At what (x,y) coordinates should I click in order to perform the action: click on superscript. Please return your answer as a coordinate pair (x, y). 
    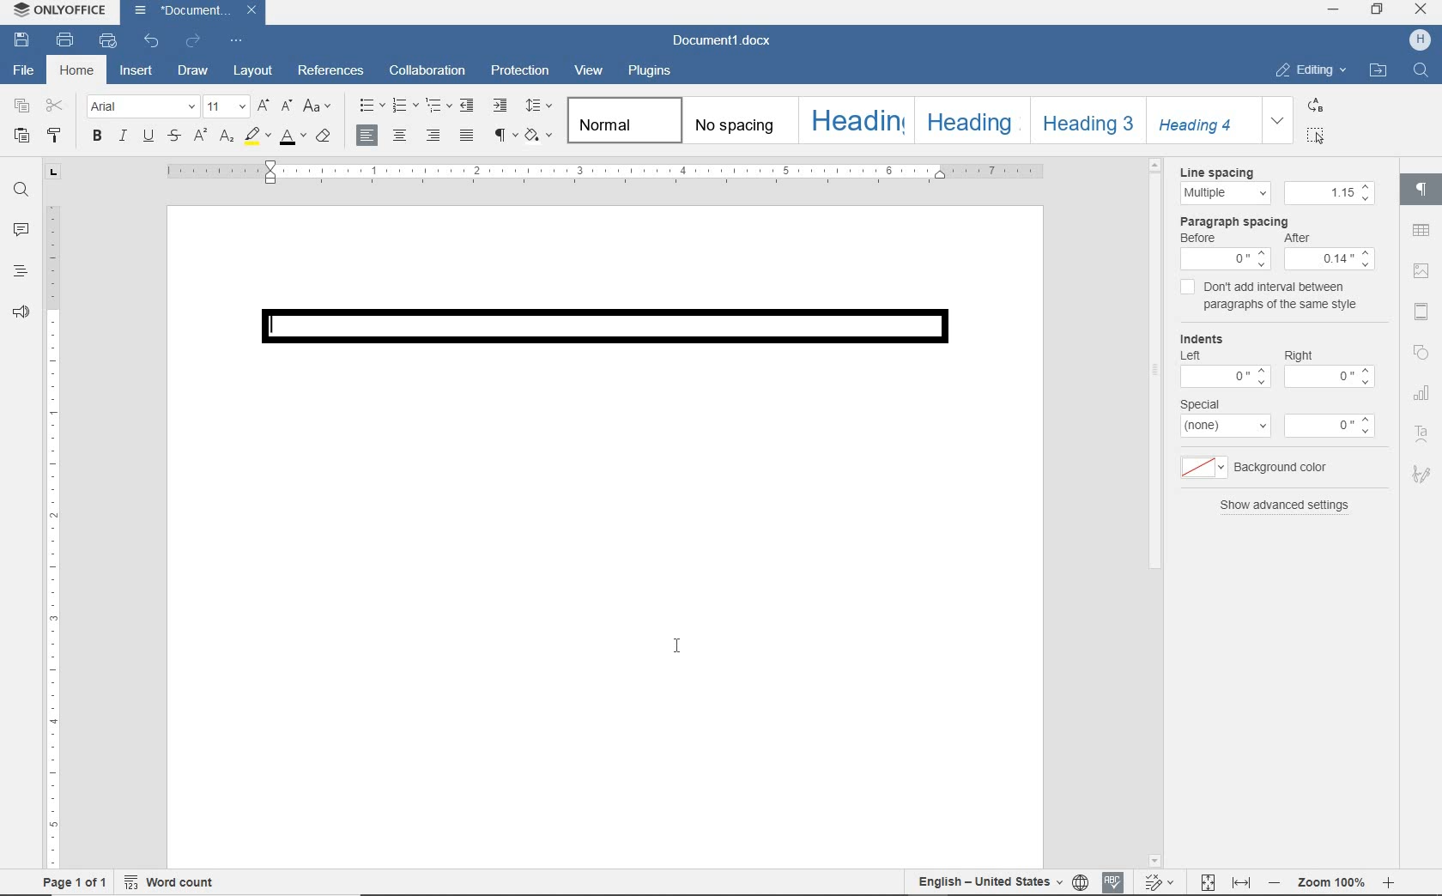
    Looking at the image, I should click on (199, 137).